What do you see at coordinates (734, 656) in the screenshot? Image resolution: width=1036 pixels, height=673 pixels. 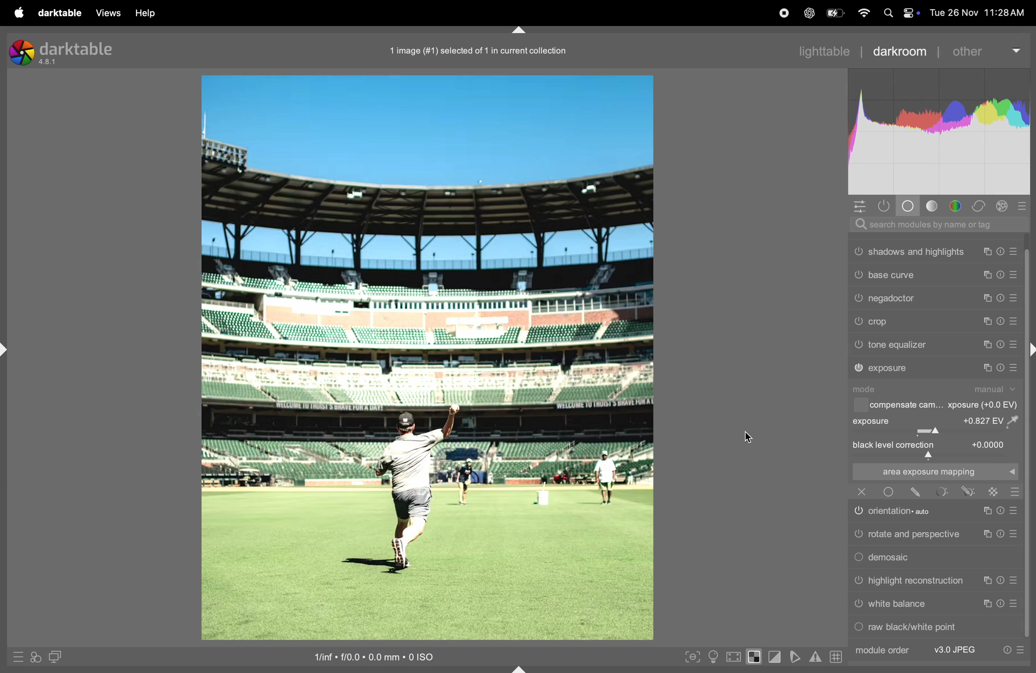 I see `toggle high qualiry processing` at bounding box center [734, 656].